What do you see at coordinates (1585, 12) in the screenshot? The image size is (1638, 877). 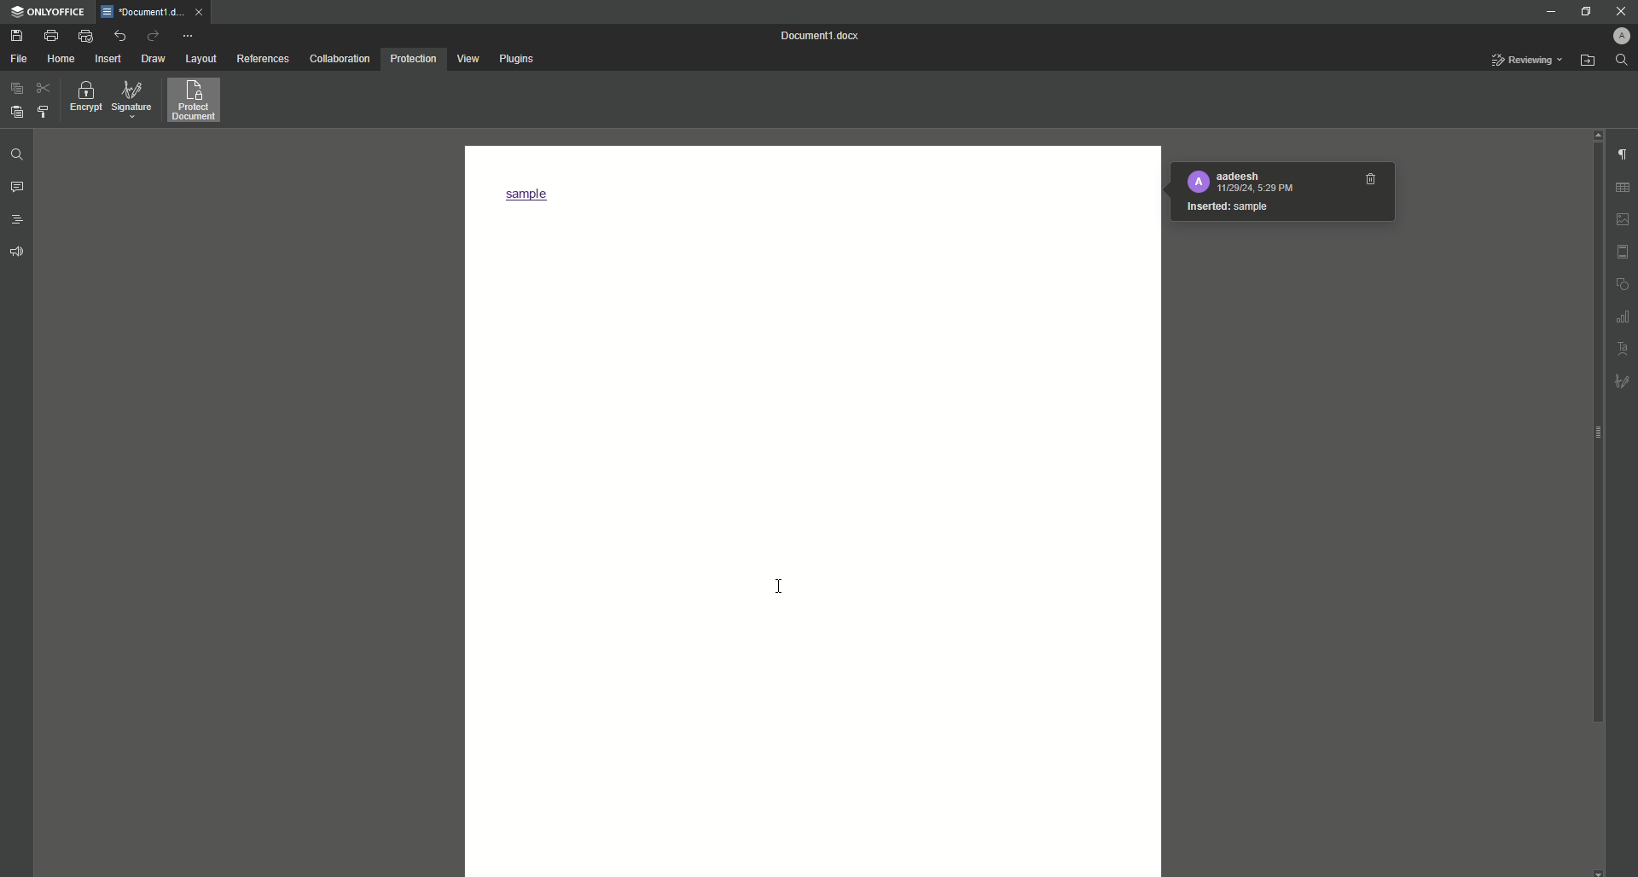 I see `Restore` at bounding box center [1585, 12].